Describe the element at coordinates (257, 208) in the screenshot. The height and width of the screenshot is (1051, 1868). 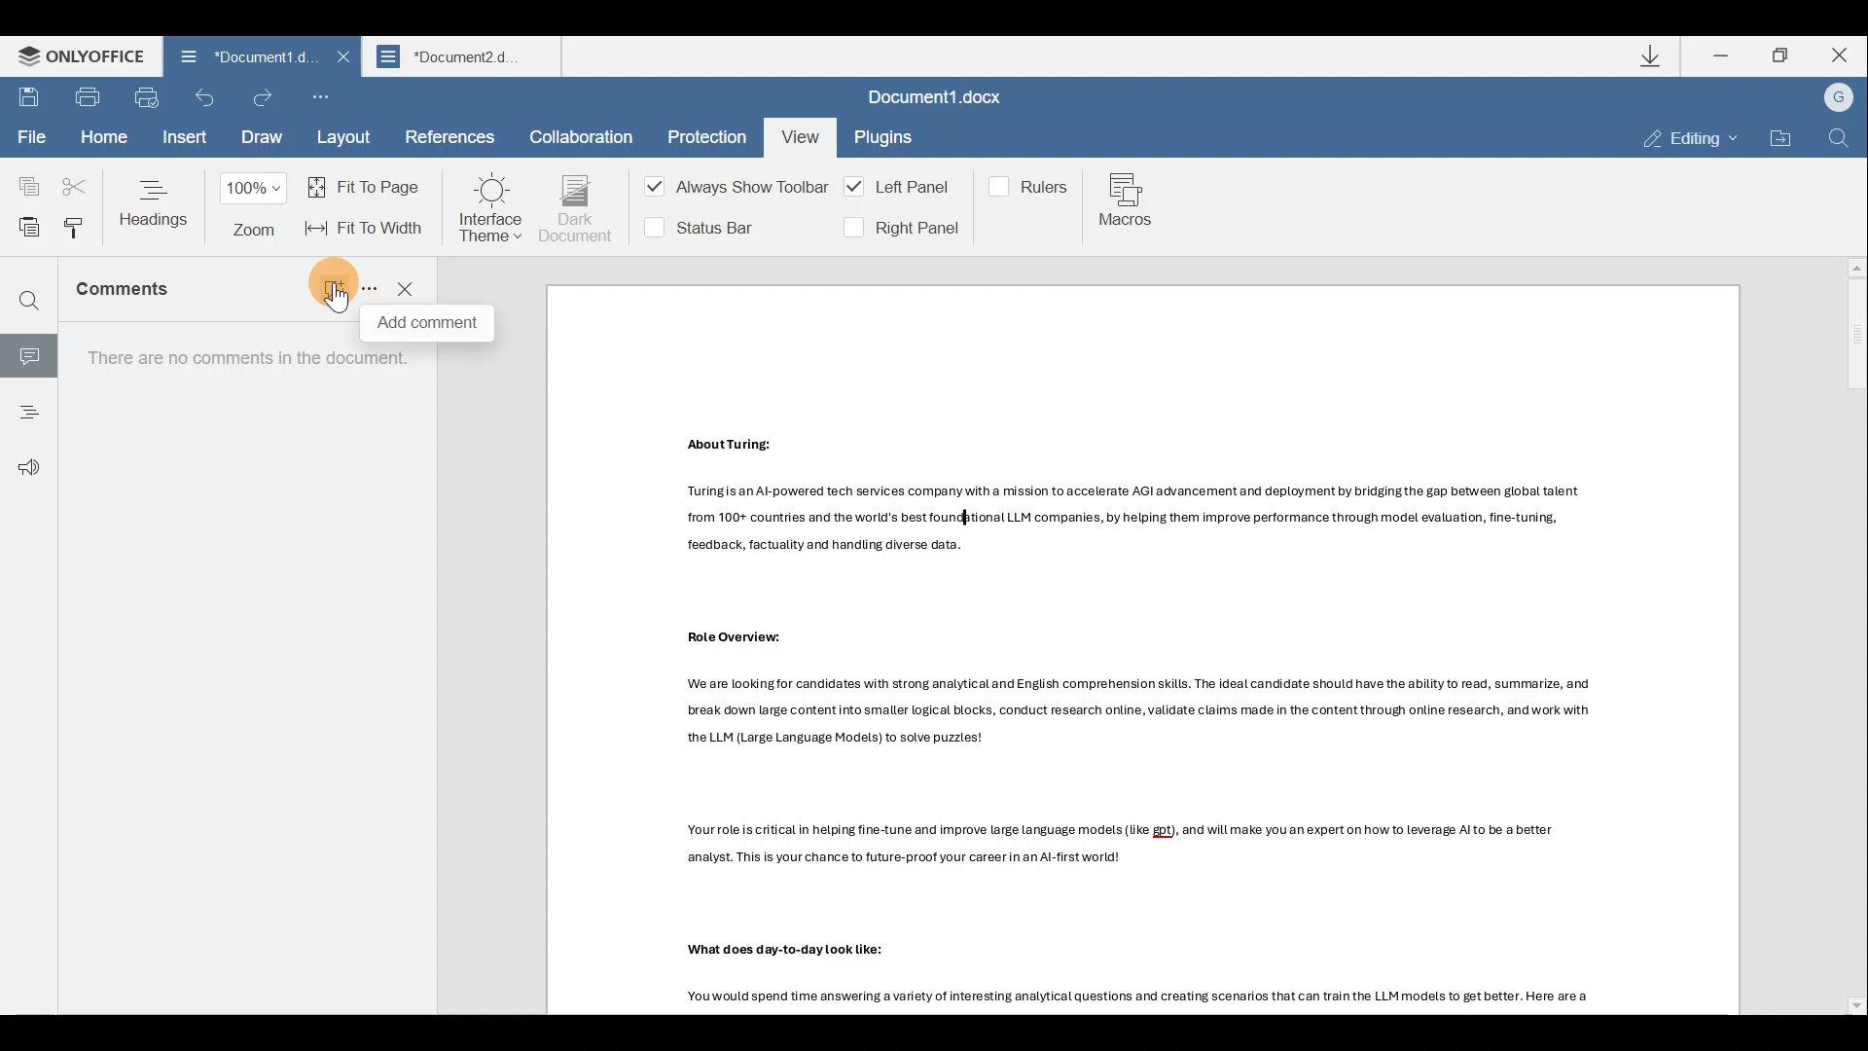
I see `Zoom` at that location.